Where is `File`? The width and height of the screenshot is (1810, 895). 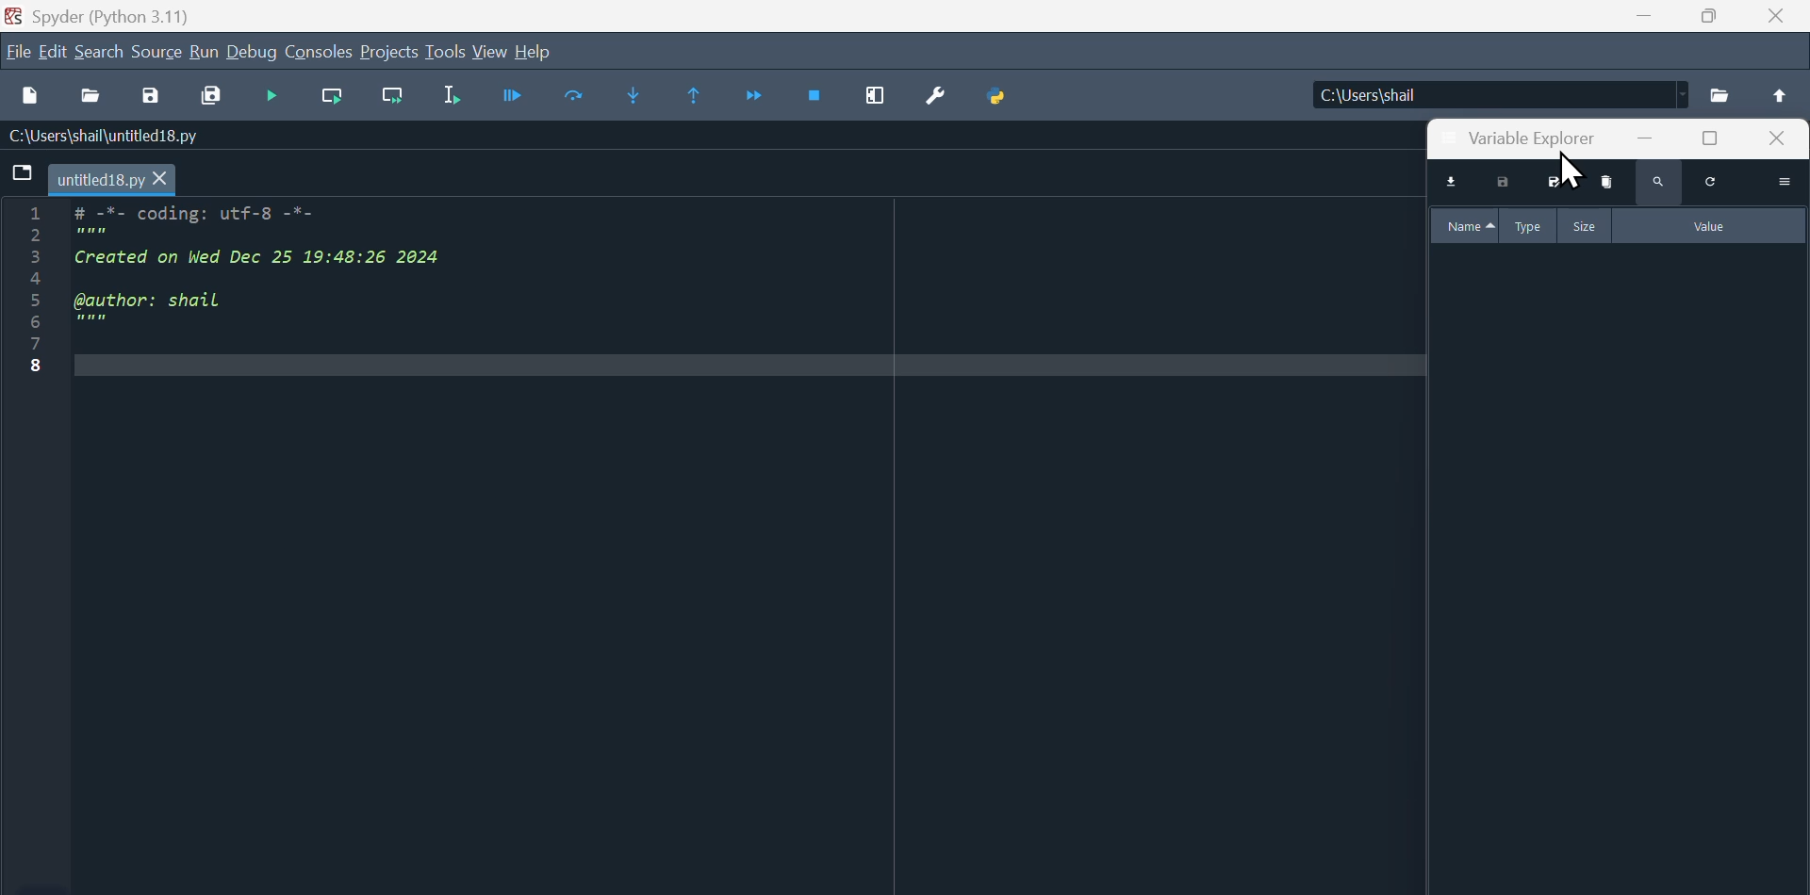 File is located at coordinates (17, 54).